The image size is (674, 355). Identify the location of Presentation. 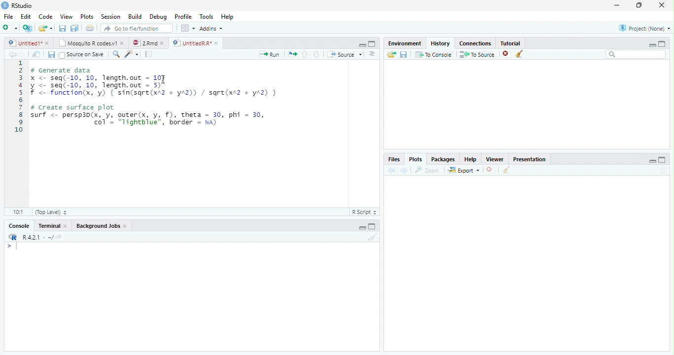
(529, 159).